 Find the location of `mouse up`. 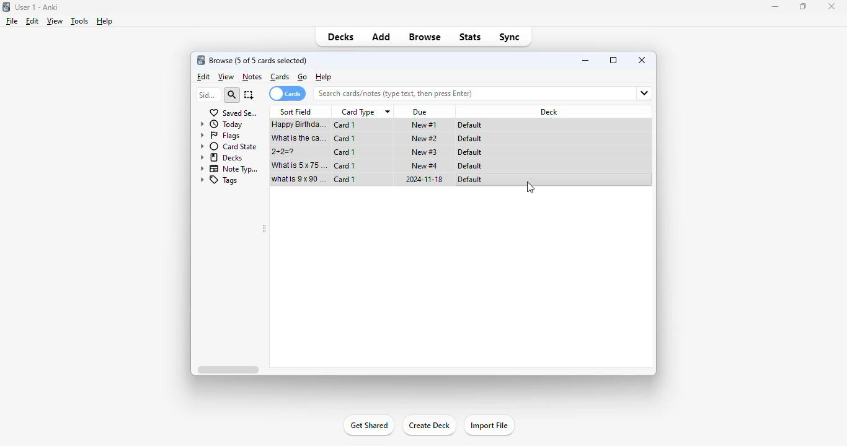

mouse up is located at coordinates (530, 188).